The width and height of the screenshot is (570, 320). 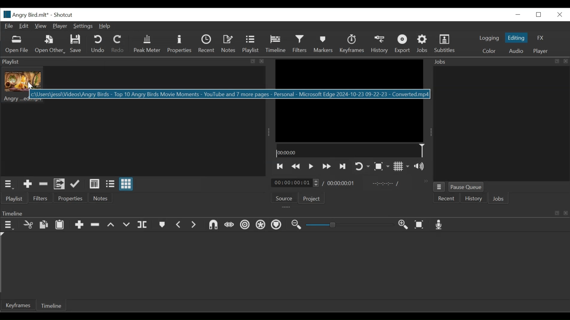 I want to click on File, so click(x=9, y=27).